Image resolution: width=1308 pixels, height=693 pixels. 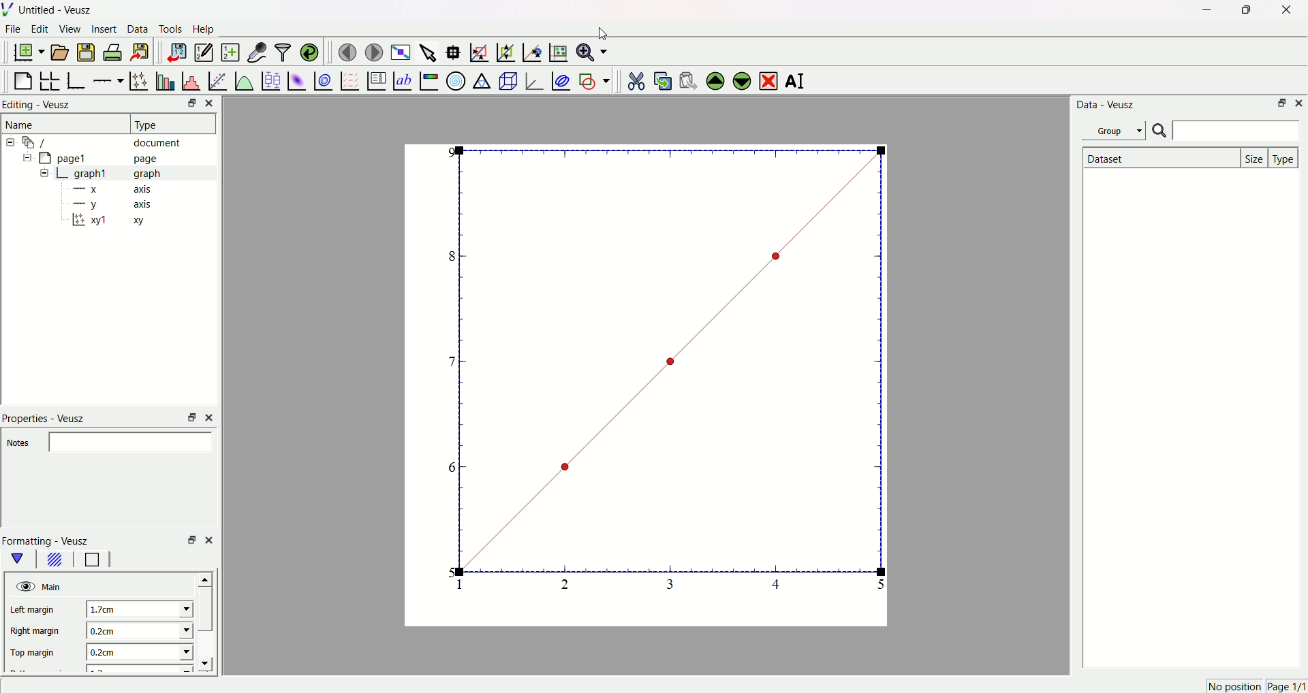 What do you see at coordinates (797, 82) in the screenshot?
I see `rename the widgets` at bounding box center [797, 82].